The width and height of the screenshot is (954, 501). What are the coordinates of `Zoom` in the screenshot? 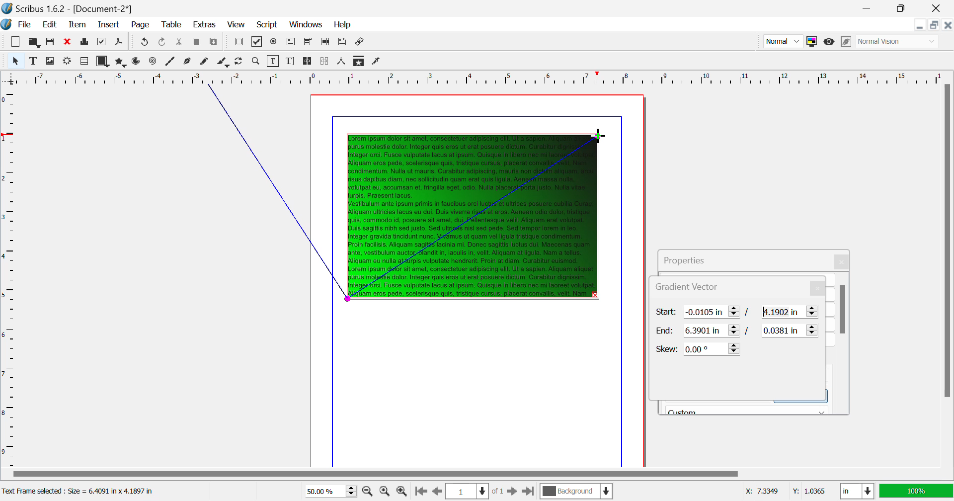 It's located at (256, 61).